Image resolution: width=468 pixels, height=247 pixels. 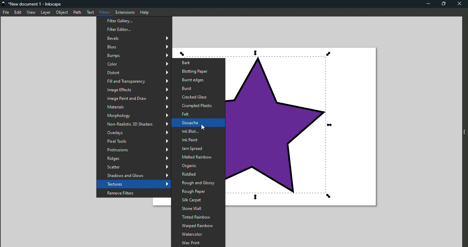 What do you see at coordinates (18, 12) in the screenshot?
I see `Edit` at bounding box center [18, 12].